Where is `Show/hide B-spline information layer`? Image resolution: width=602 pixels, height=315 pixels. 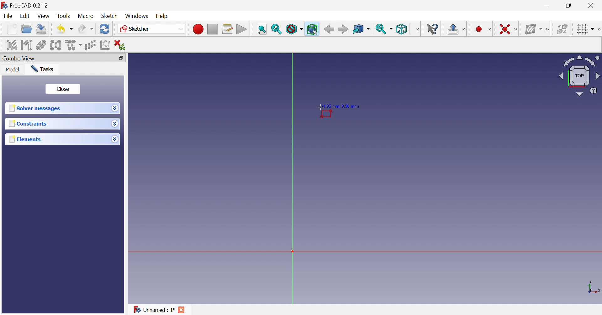
Show/hide B-spline information layer is located at coordinates (533, 29).